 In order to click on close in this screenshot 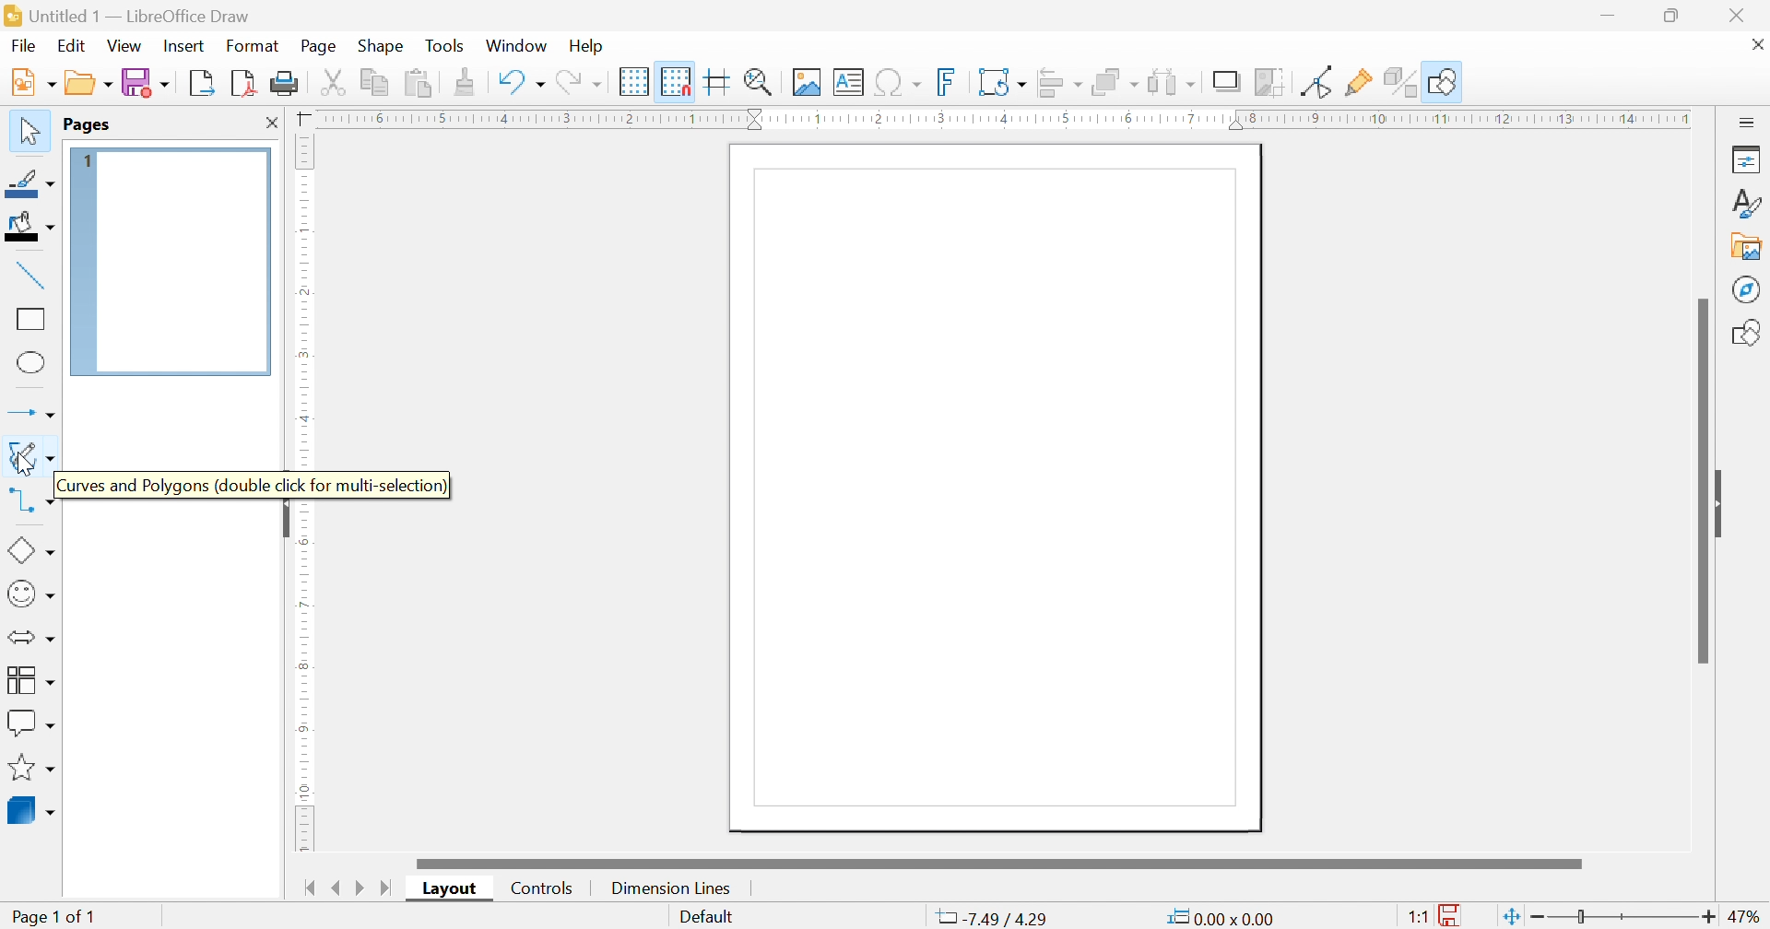, I will do `click(1735, 13)`.